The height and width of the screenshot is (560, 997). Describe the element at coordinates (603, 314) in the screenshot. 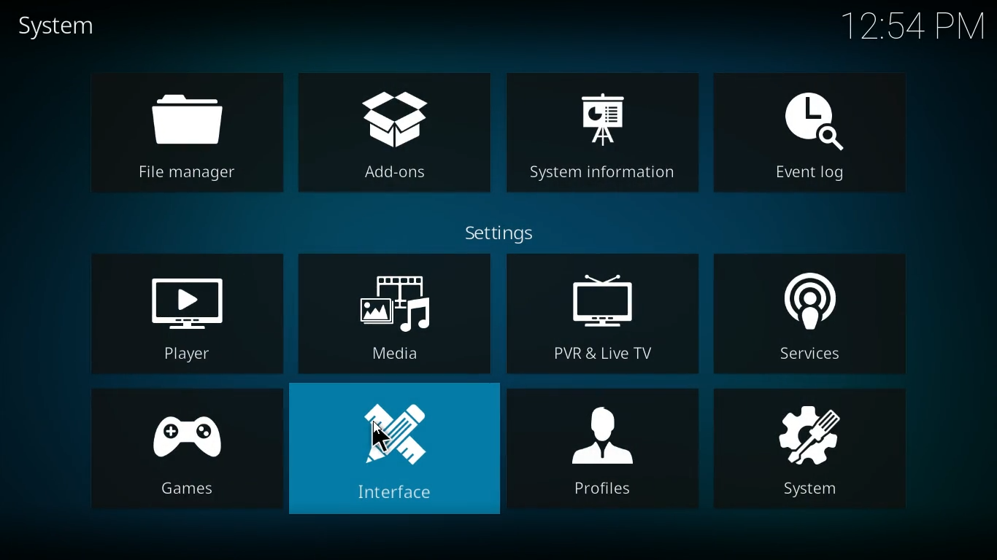

I see `pvr & live tv` at that location.